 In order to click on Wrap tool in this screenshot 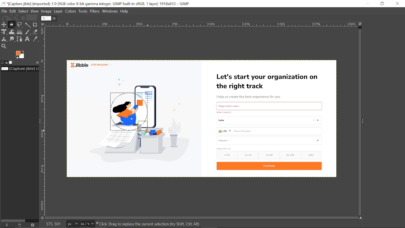, I will do `click(12, 32)`.